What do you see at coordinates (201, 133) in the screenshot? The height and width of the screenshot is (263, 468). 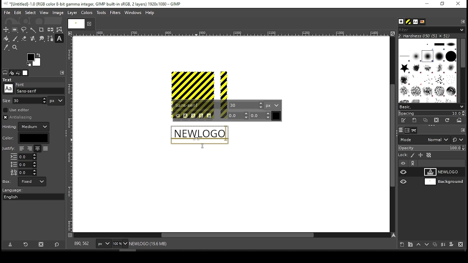 I see `text frame` at bounding box center [201, 133].